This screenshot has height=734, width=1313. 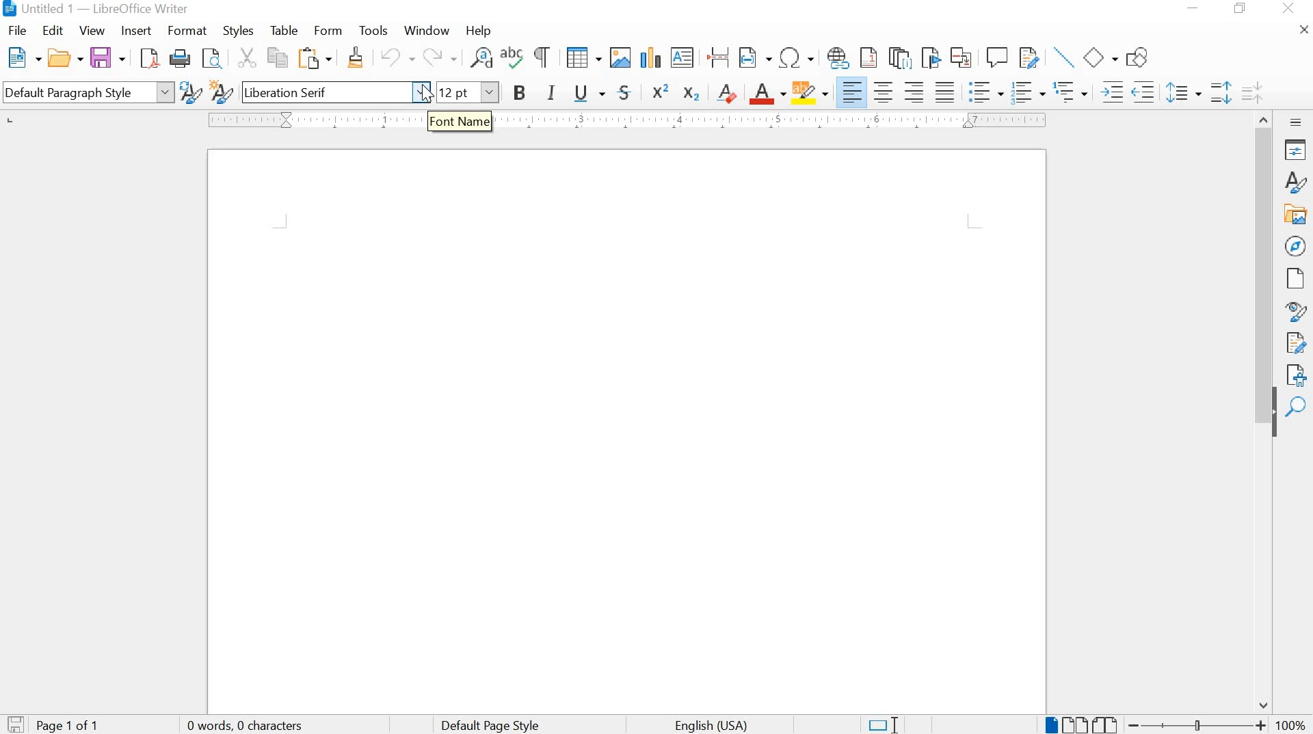 What do you see at coordinates (1063, 58) in the screenshot?
I see `INSERT LINE` at bounding box center [1063, 58].